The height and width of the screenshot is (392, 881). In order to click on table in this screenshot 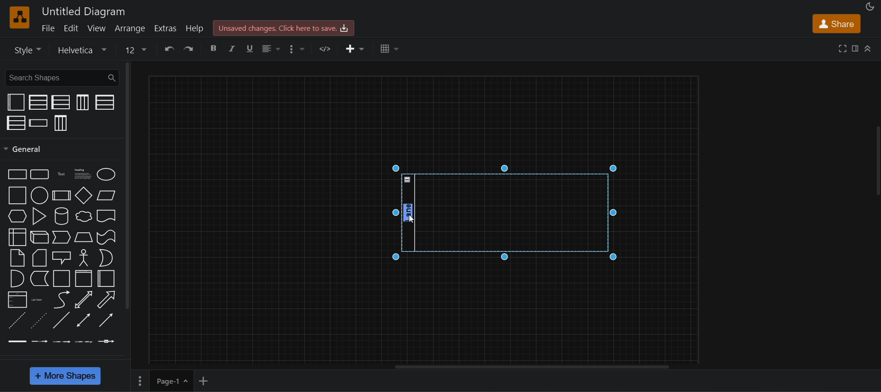, I will do `click(389, 49)`.